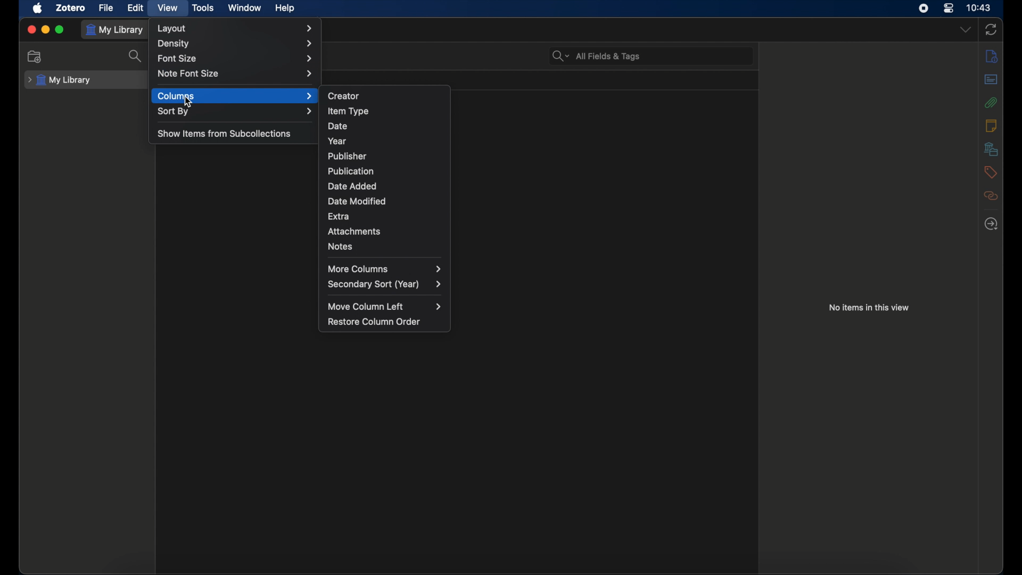 The height and width of the screenshot is (575, 1022). What do you see at coordinates (235, 112) in the screenshot?
I see `sort by` at bounding box center [235, 112].